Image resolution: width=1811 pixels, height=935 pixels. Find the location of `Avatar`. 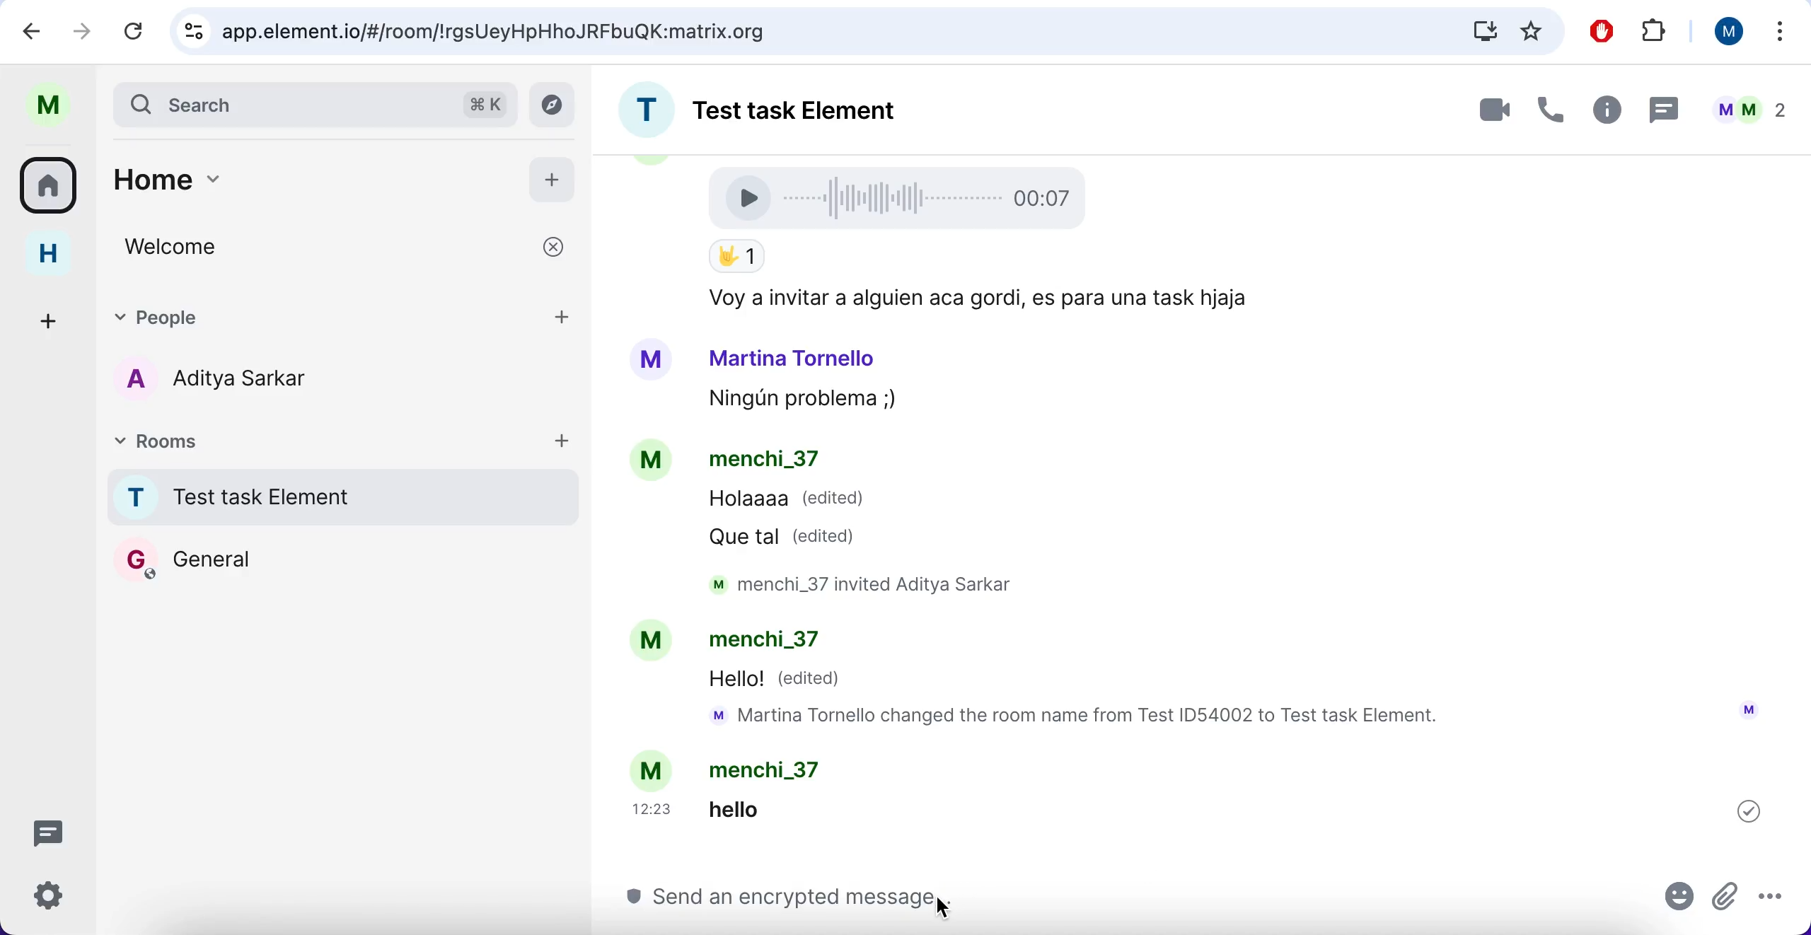

Avatar is located at coordinates (654, 463).